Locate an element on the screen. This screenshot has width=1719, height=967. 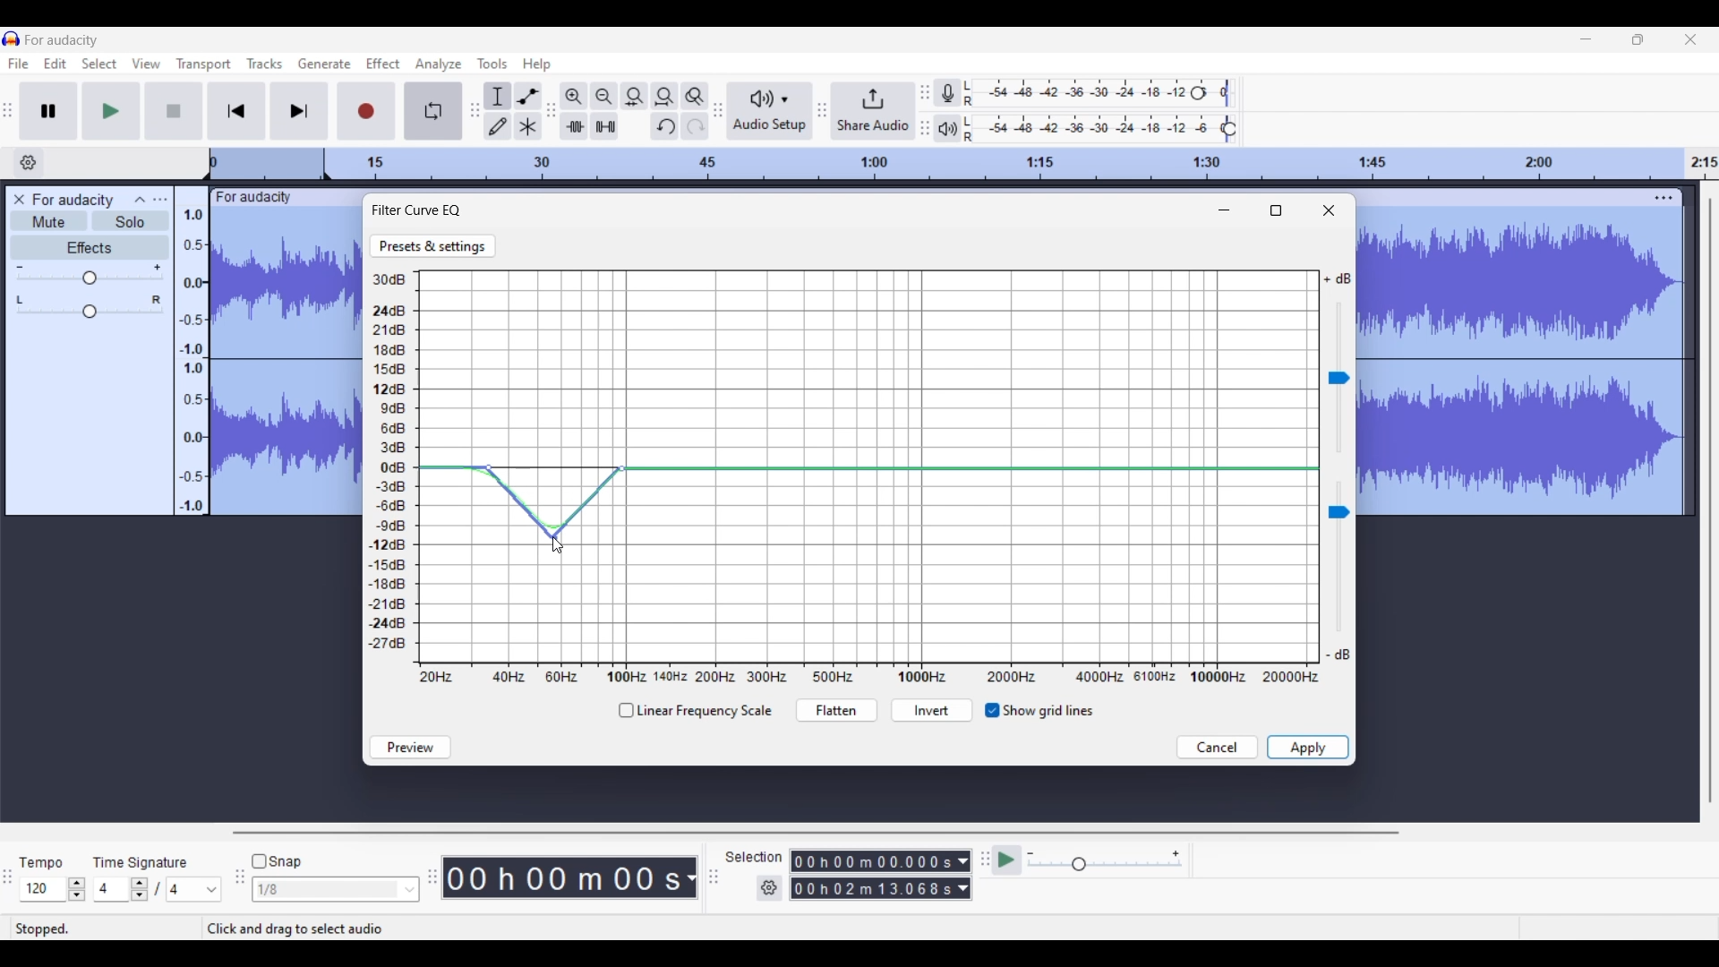
Mute is located at coordinates (48, 221).